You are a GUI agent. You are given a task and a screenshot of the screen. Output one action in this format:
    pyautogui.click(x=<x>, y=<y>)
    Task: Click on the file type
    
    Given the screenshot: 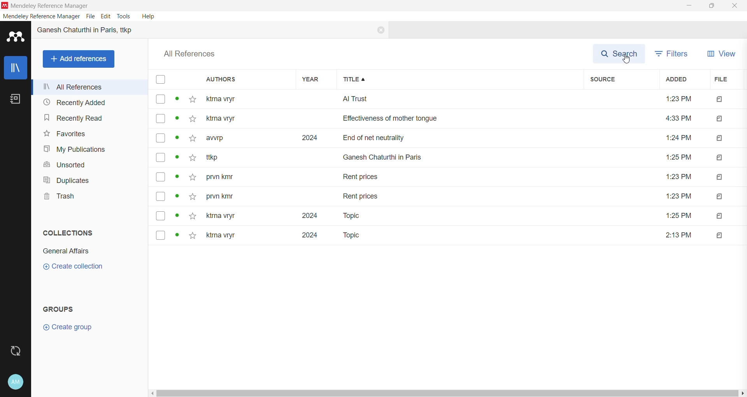 What is the action you would take?
    pyautogui.click(x=721, y=235)
    